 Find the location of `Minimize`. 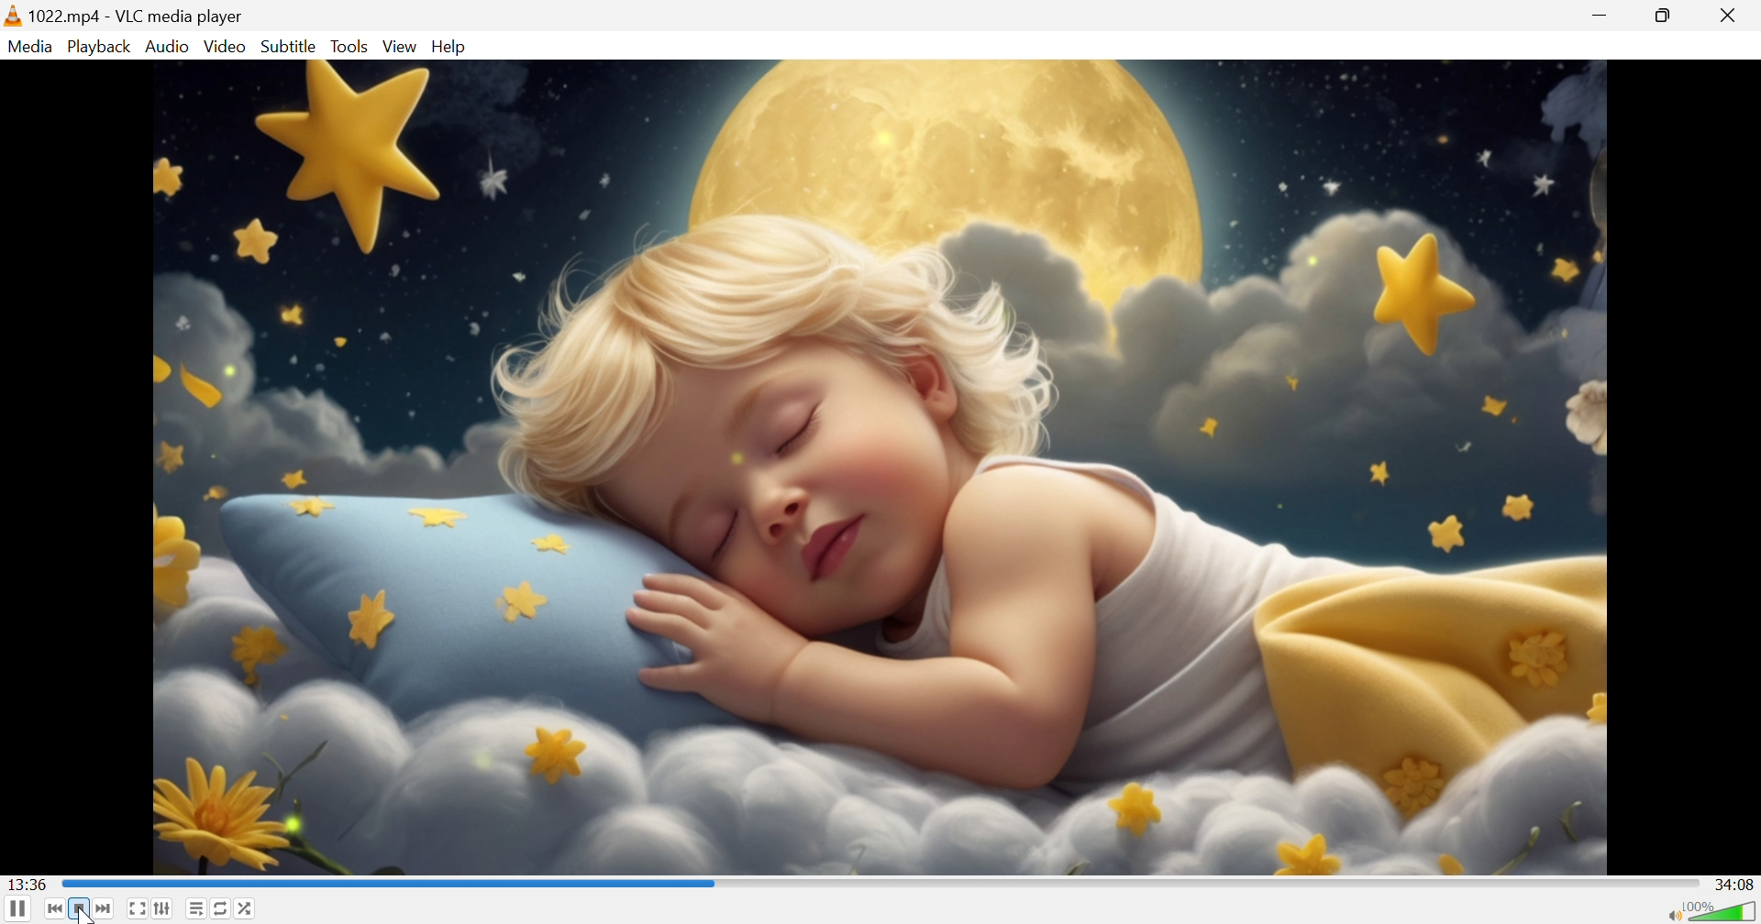

Minimize is located at coordinates (1601, 14).